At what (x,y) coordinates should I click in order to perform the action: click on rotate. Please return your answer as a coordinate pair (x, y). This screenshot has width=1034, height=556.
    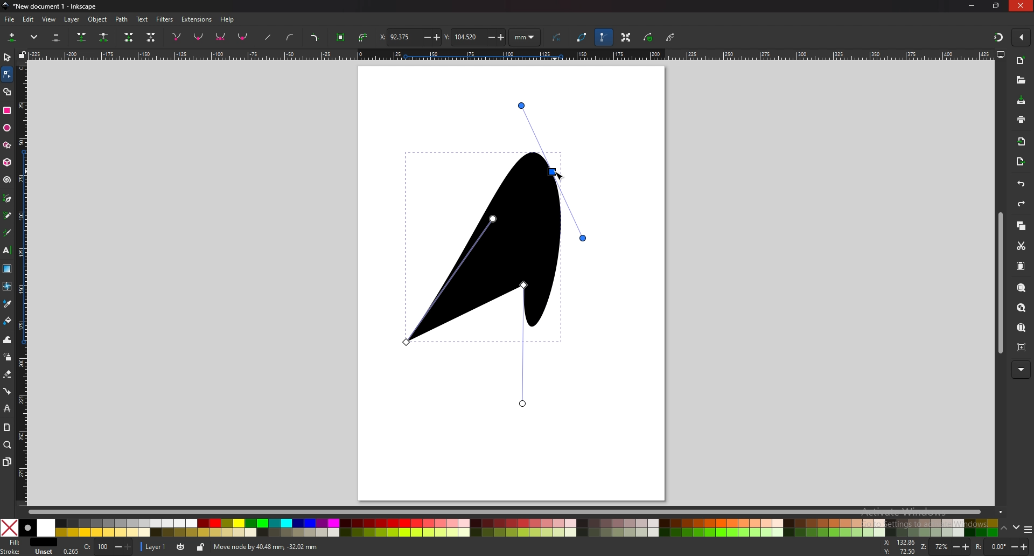
    Looking at the image, I should click on (1002, 546).